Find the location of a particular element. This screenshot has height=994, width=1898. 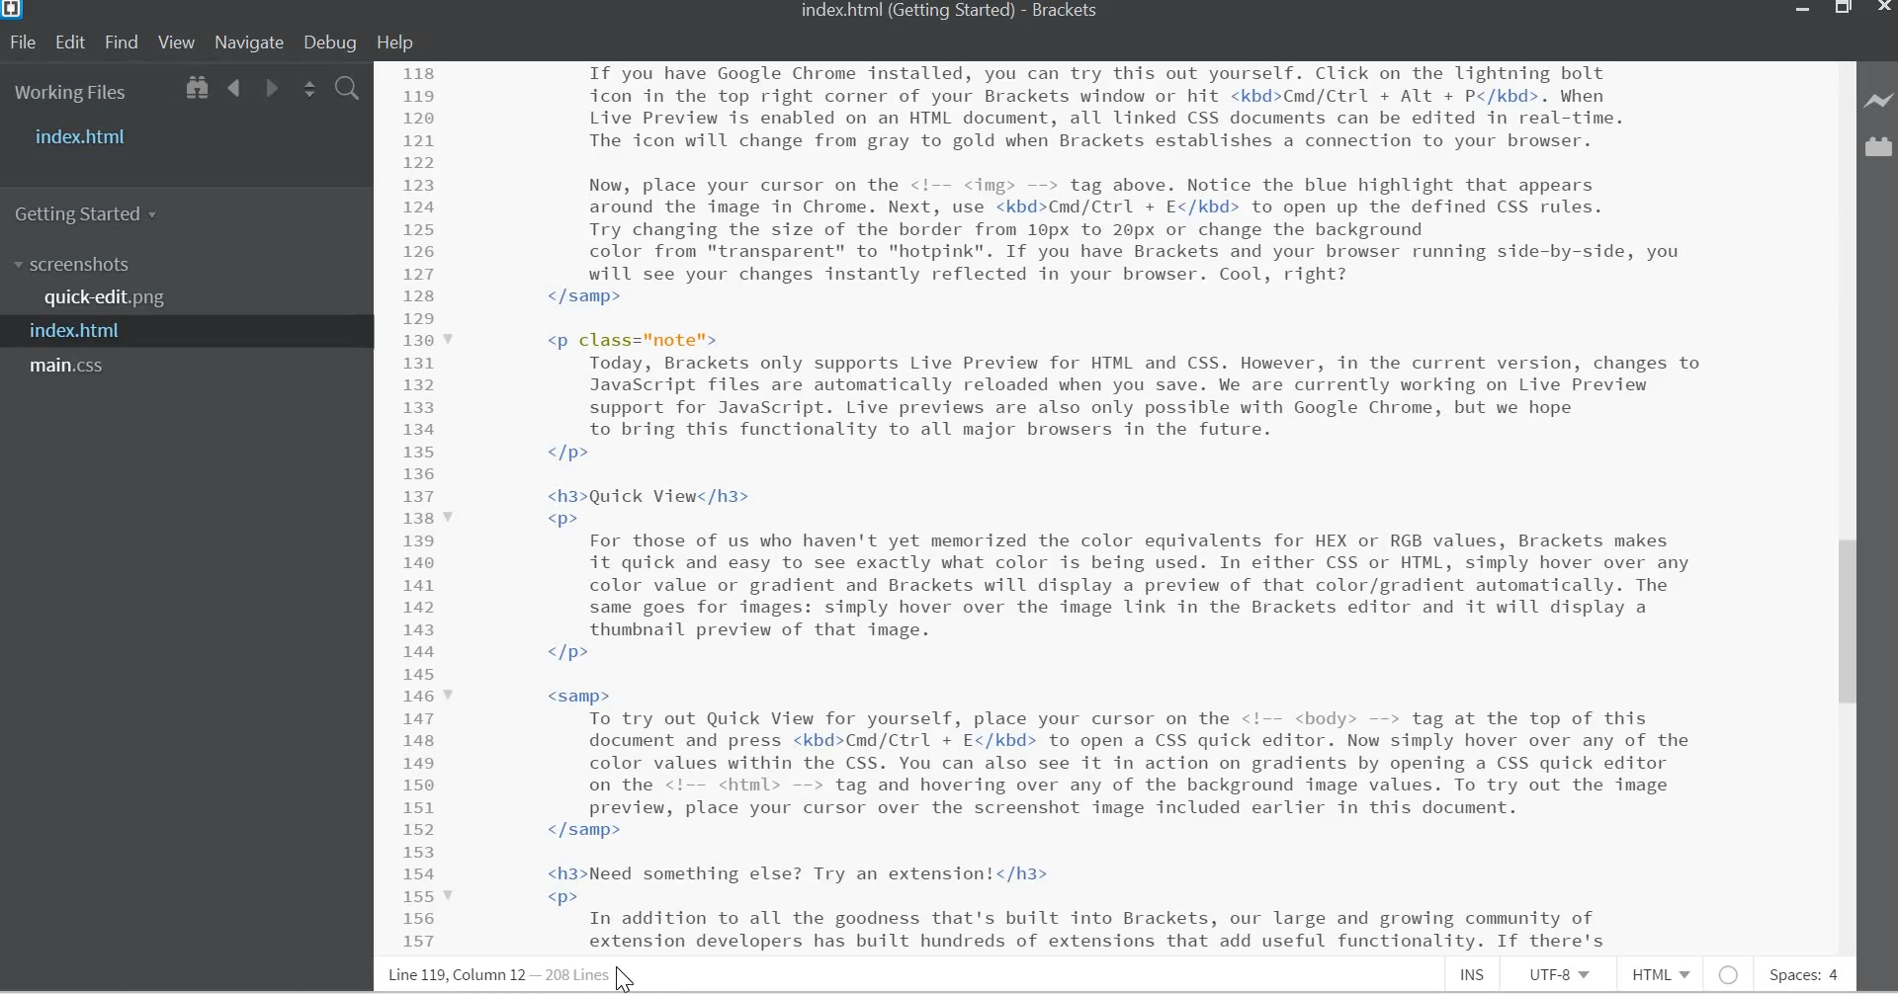

Restore is located at coordinates (1842, 9).